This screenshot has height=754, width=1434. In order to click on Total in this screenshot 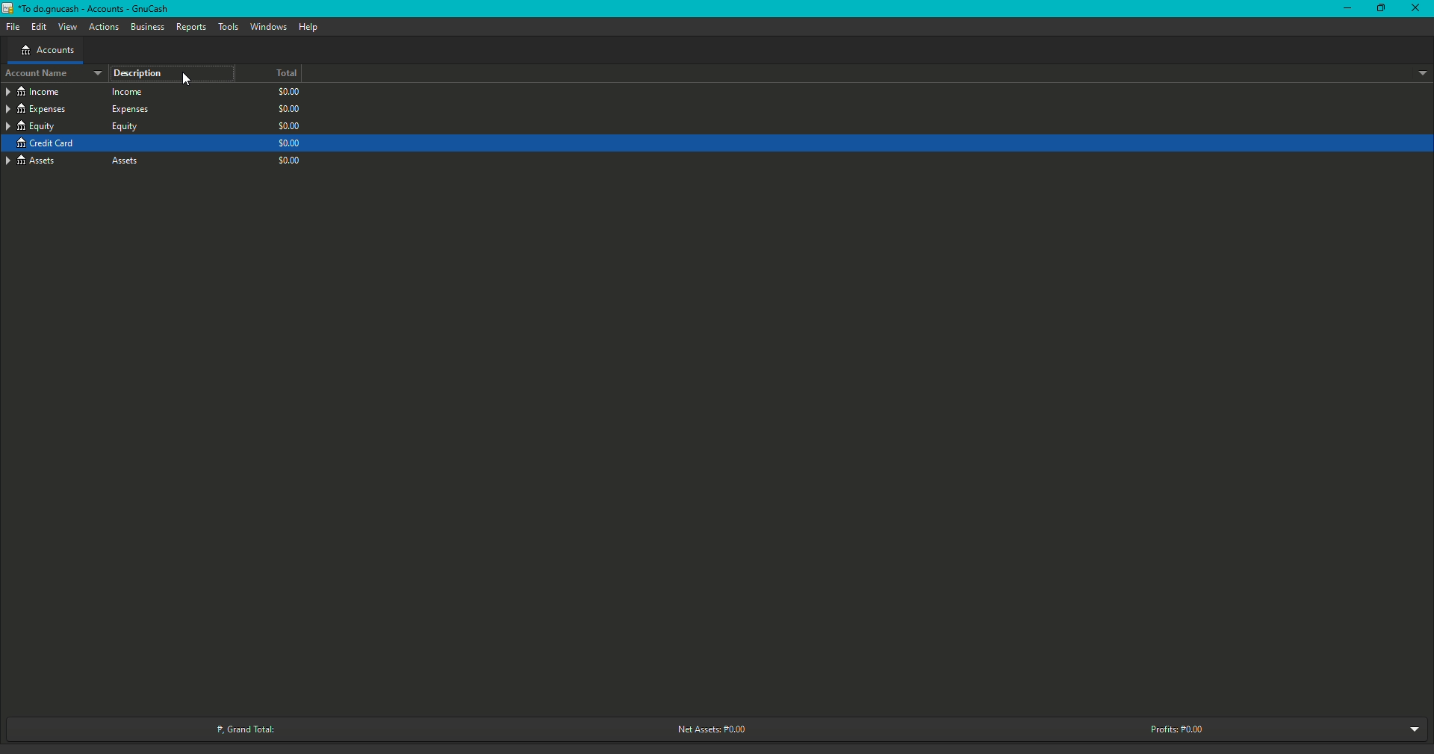, I will do `click(278, 73)`.